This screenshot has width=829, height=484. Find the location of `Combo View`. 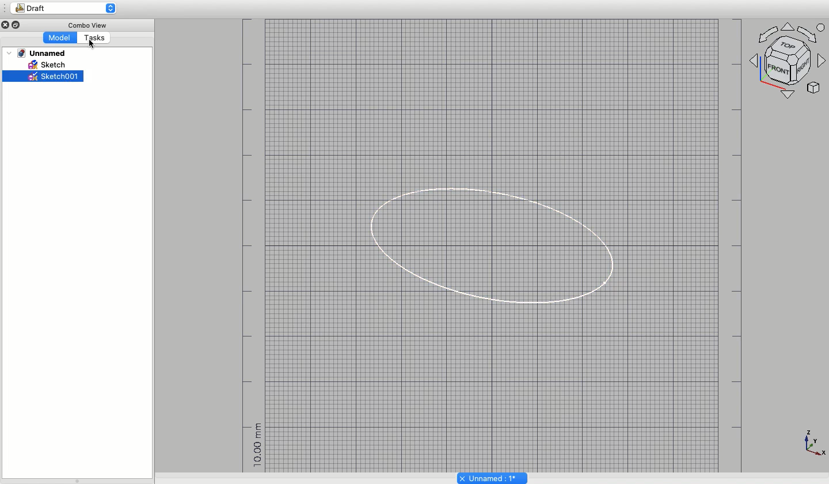

Combo View is located at coordinates (86, 24).